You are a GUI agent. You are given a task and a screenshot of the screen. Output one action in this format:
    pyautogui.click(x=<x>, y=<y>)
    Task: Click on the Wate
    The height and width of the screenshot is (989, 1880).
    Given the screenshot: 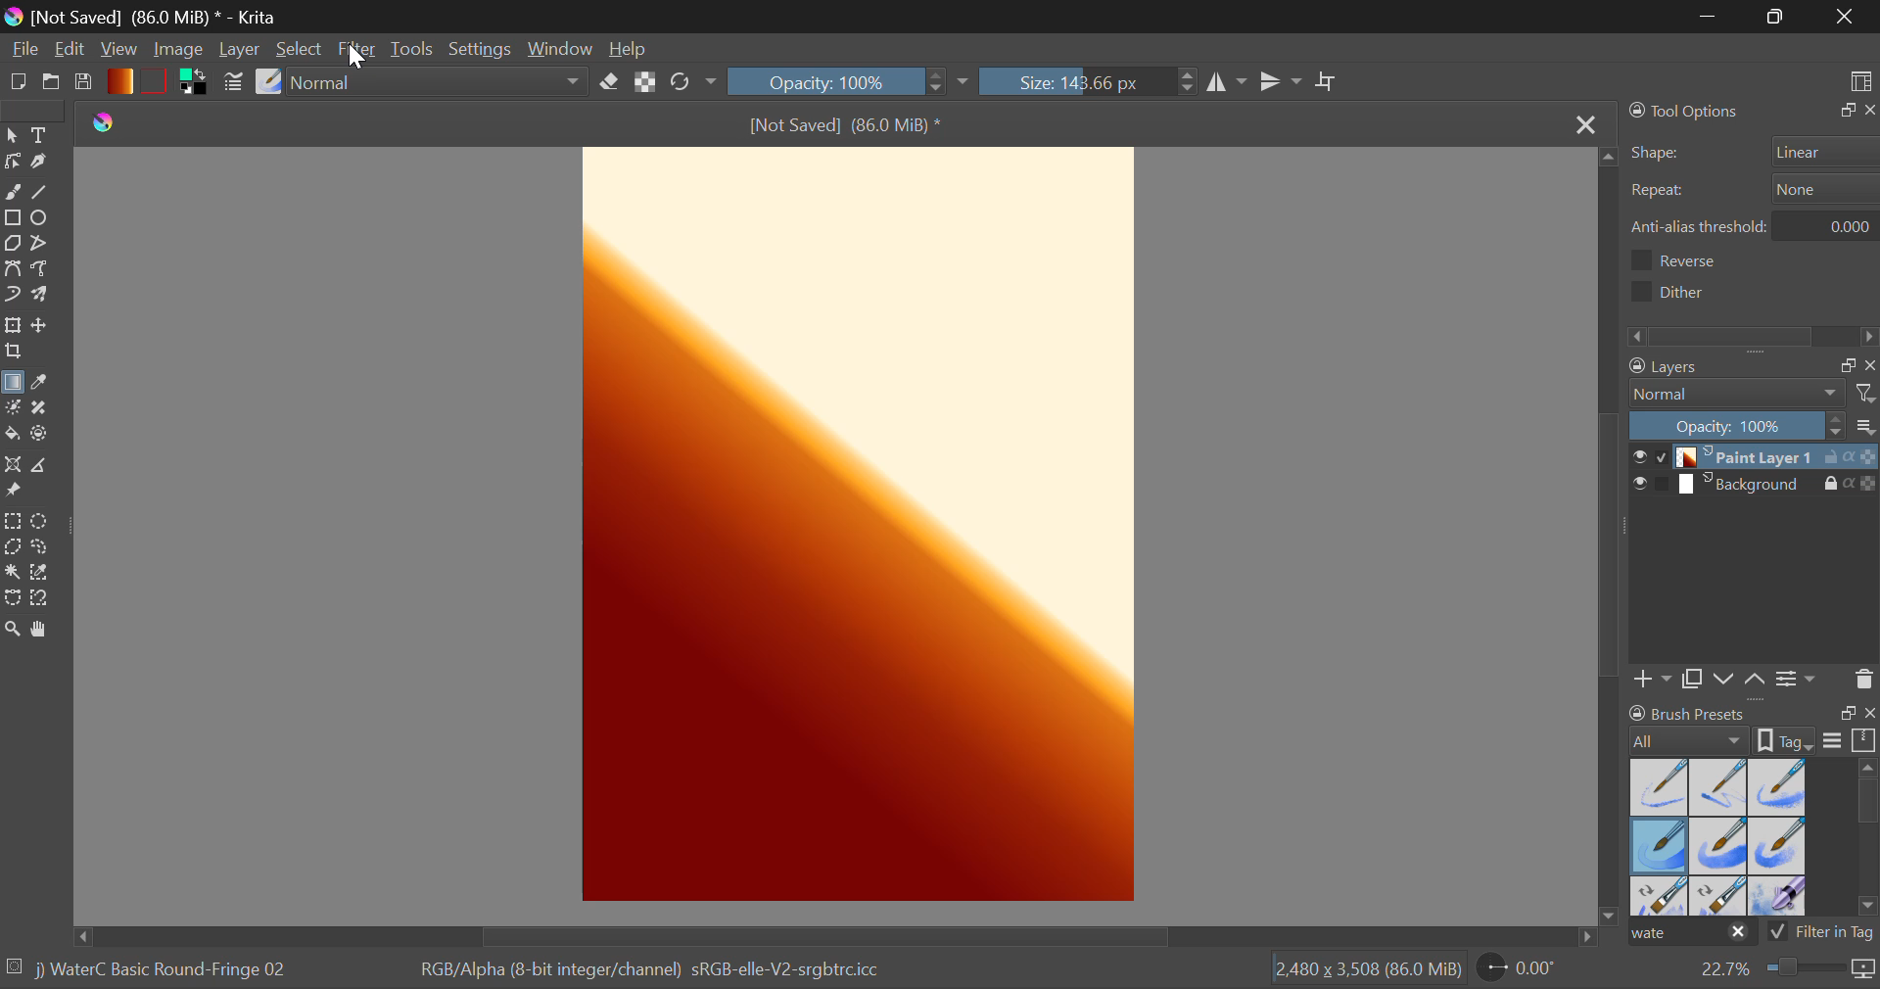 What is the action you would take?
    pyautogui.click(x=1691, y=932)
    